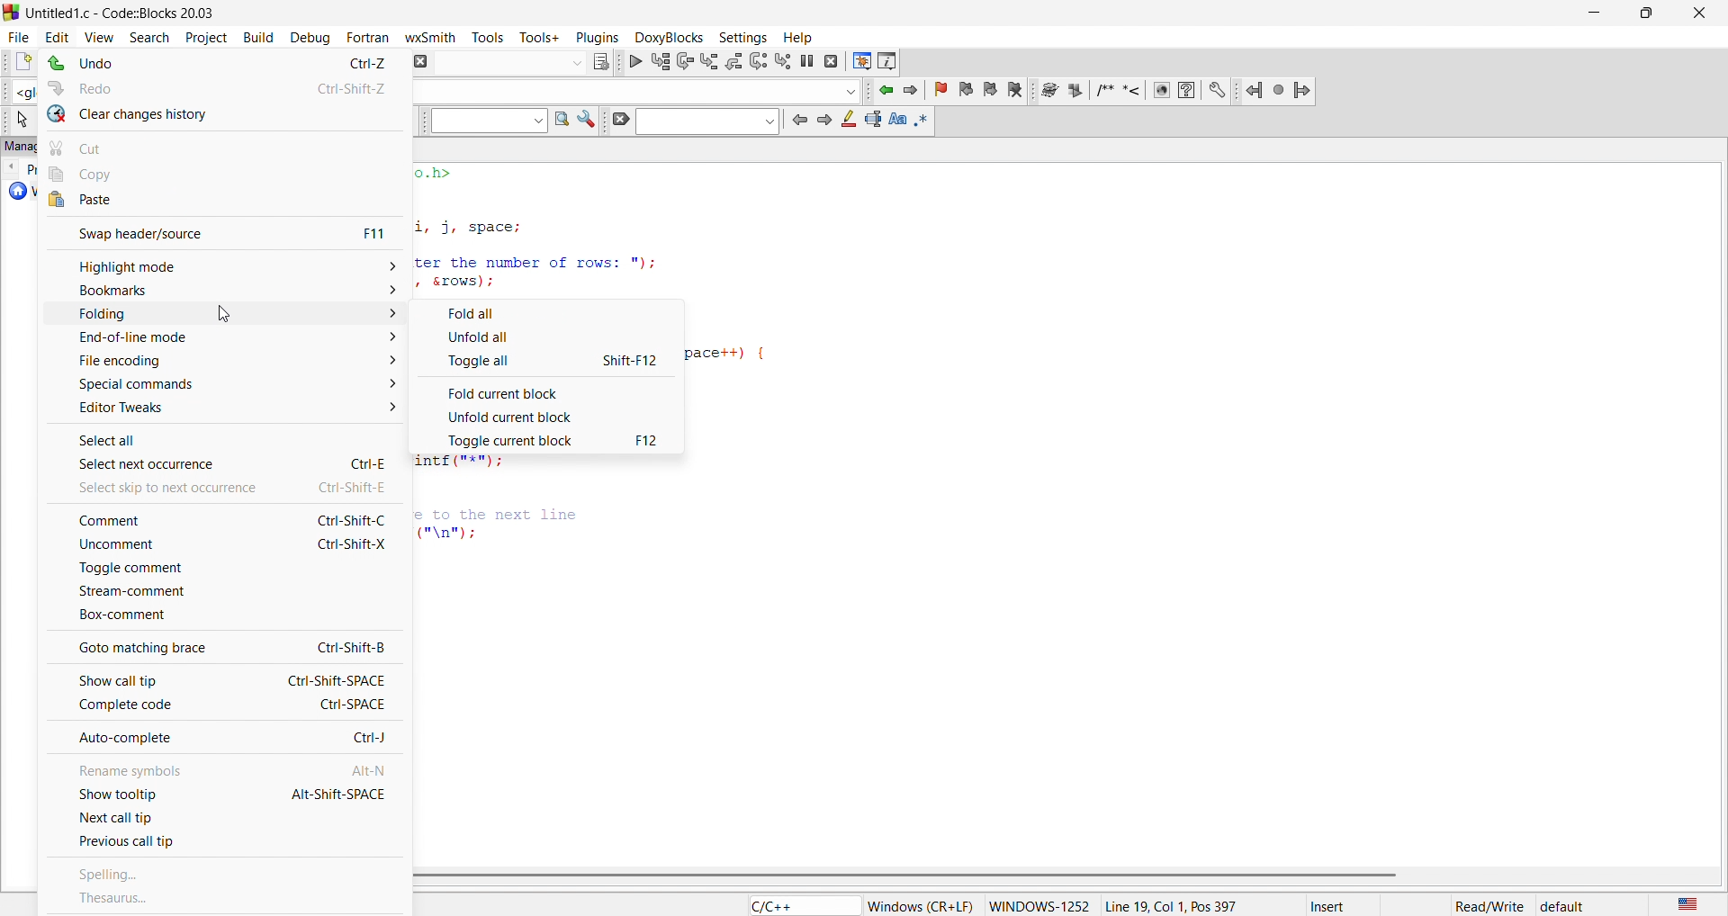  What do you see at coordinates (212, 487) in the screenshot?
I see `select skip to new occurence` at bounding box center [212, 487].